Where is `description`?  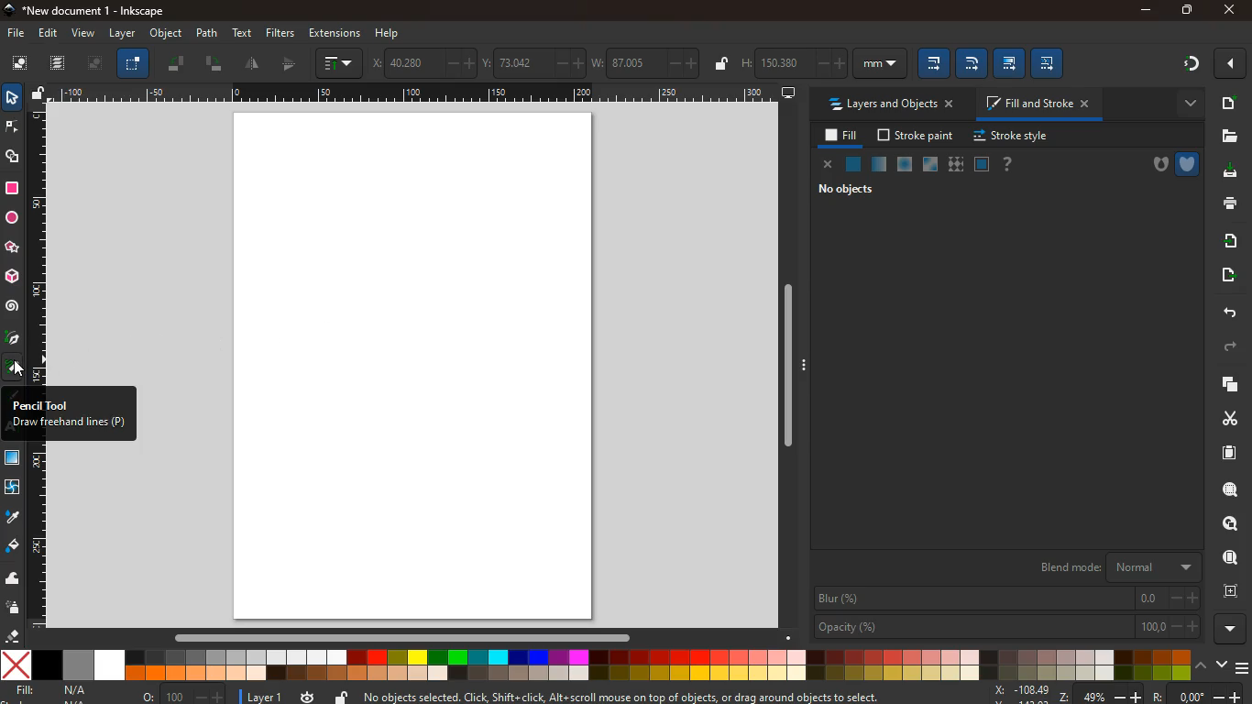 description is located at coordinates (71, 412).